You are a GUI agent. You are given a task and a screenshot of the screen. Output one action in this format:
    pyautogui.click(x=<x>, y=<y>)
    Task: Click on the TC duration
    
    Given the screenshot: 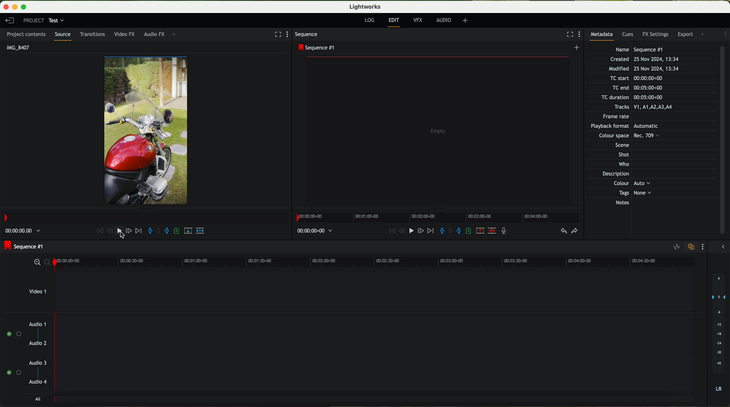 What is the action you would take?
    pyautogui.click(x=629, y=98)
    